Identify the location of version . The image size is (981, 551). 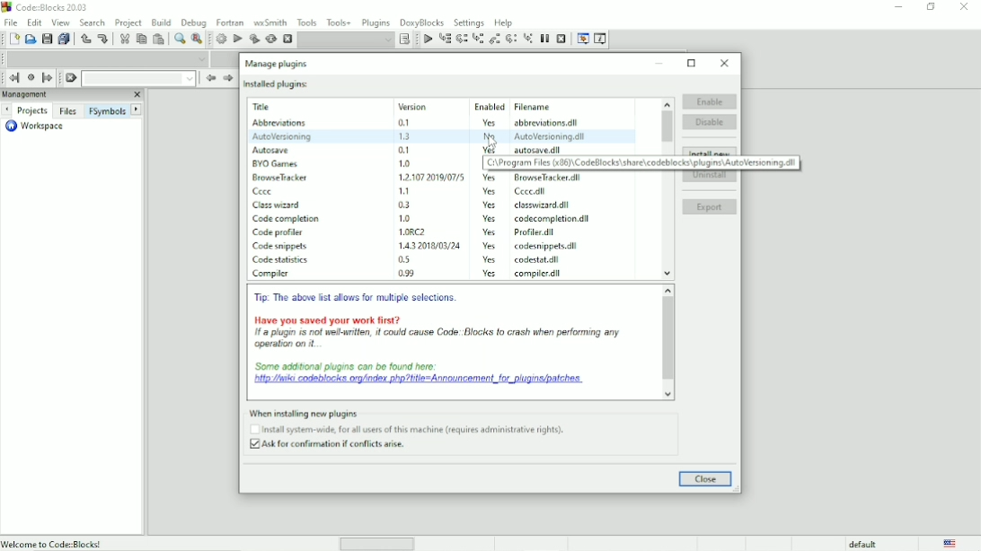
(407, 275).